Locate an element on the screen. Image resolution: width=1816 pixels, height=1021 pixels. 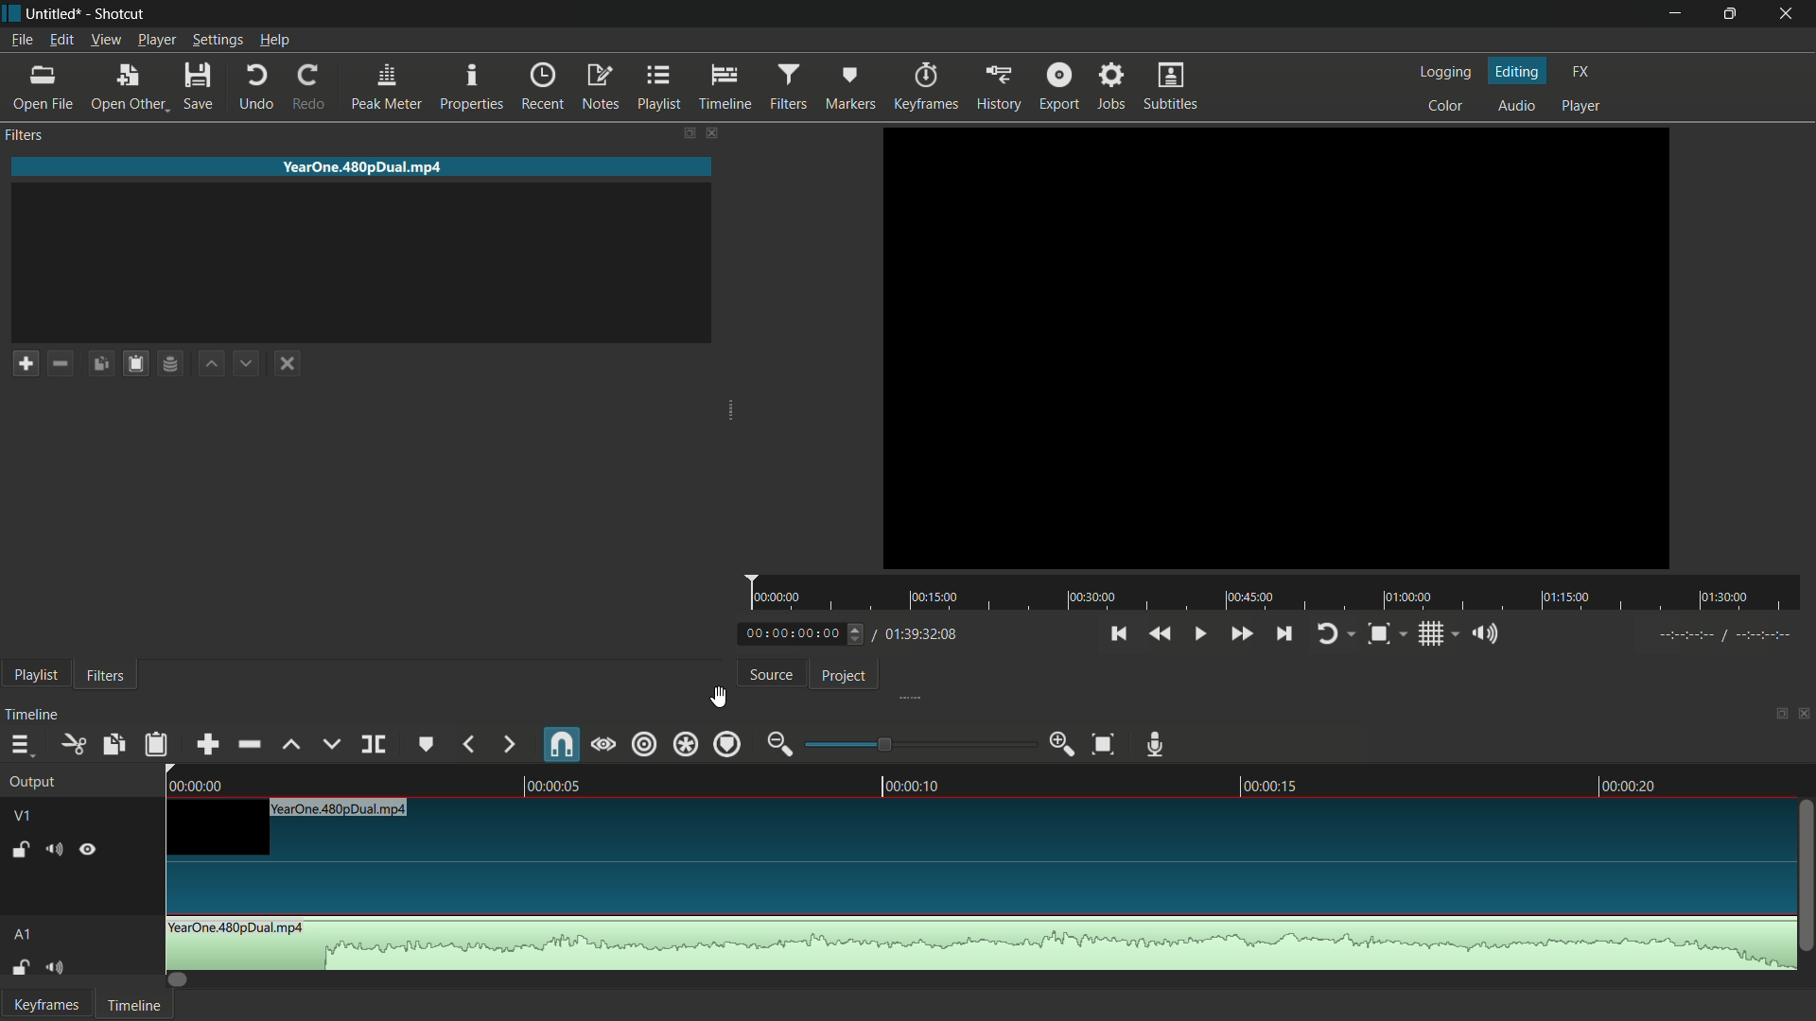
subtitles is located at coordinates (1172, 85).